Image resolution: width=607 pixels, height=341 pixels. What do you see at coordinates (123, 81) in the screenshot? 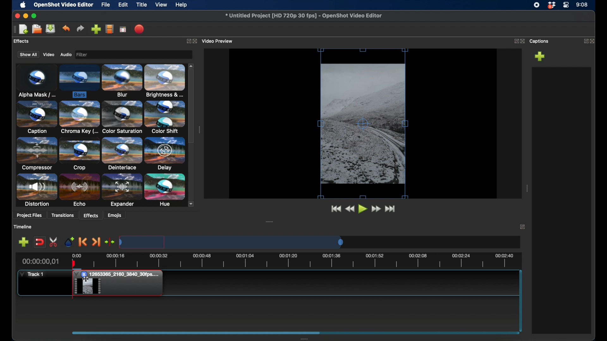
I see `blur` at bounding box center [123, 81].